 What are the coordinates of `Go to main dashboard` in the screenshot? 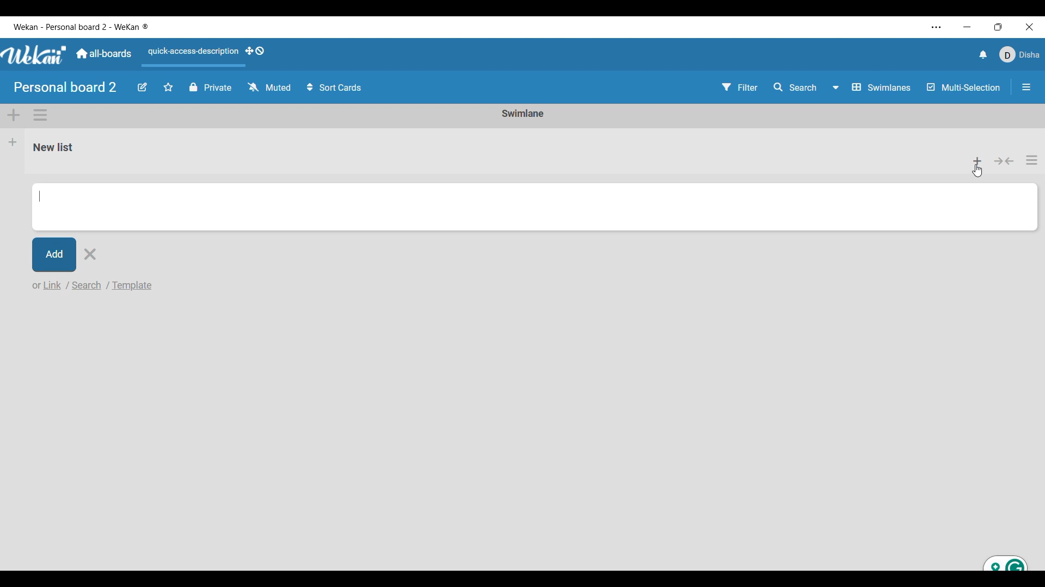 It's located at (103, 54).